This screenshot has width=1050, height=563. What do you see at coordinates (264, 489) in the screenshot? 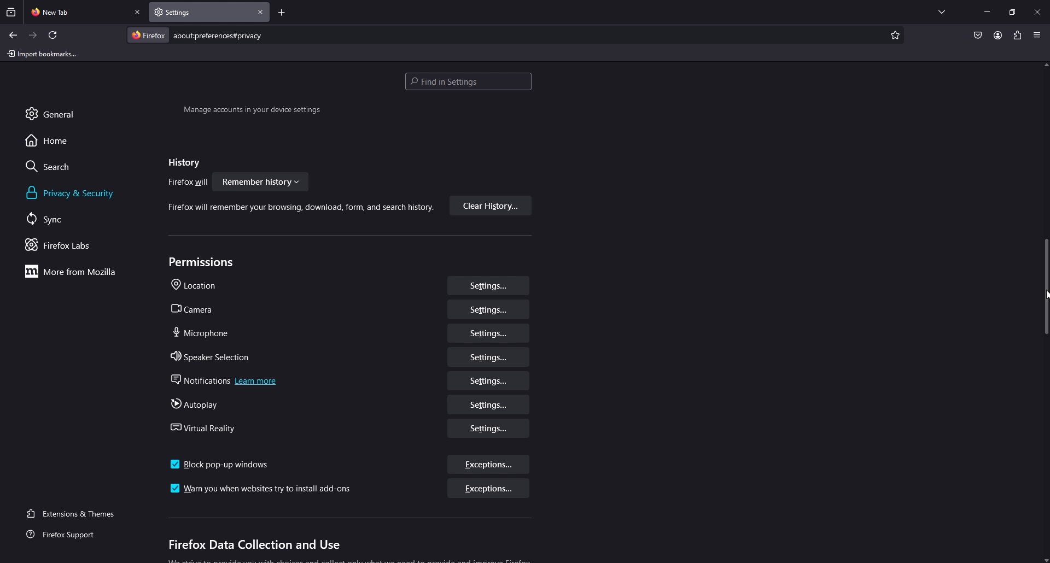
I see `warn you when websites try install add ons` at bounding box center [264, 489].